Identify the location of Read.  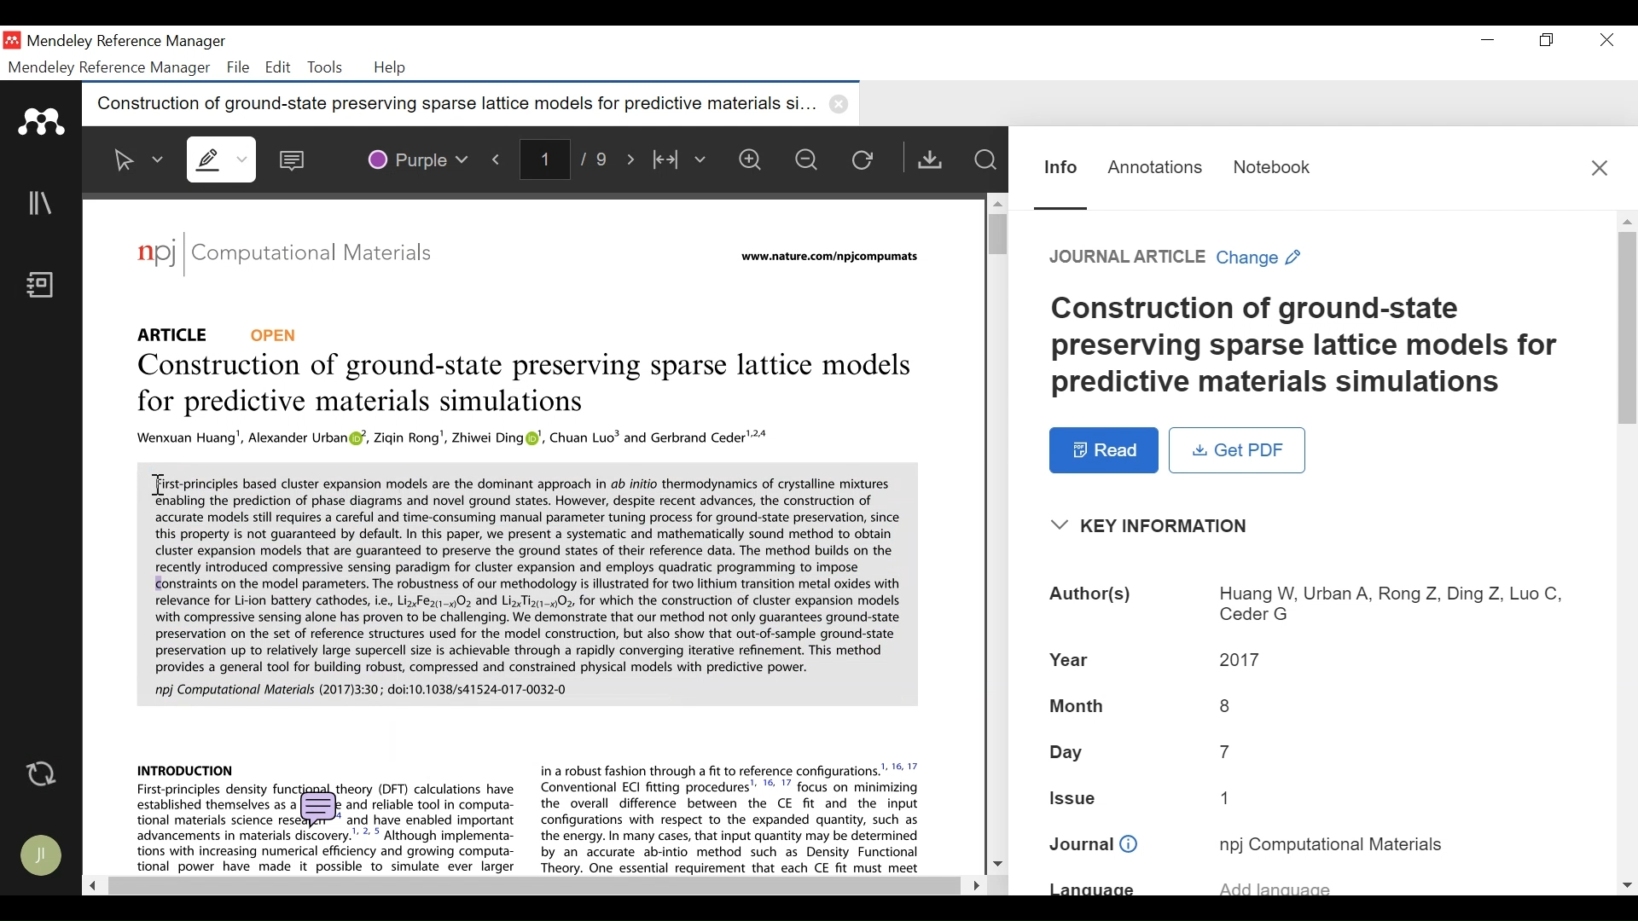
(1105, 450).